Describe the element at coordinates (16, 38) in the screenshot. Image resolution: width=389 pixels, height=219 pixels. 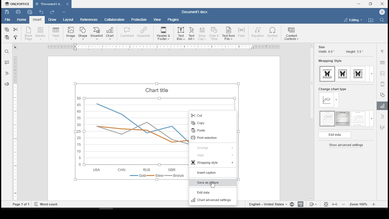
I see `close style` at that location.